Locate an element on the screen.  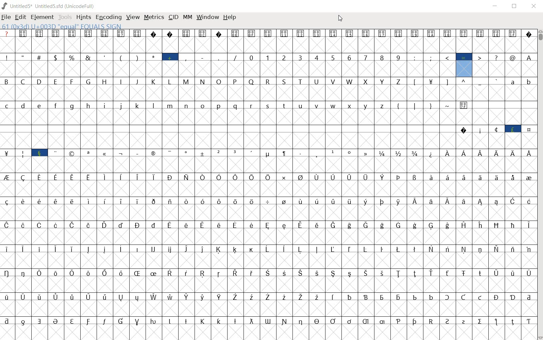
cid is located at coordinates (173, 17).